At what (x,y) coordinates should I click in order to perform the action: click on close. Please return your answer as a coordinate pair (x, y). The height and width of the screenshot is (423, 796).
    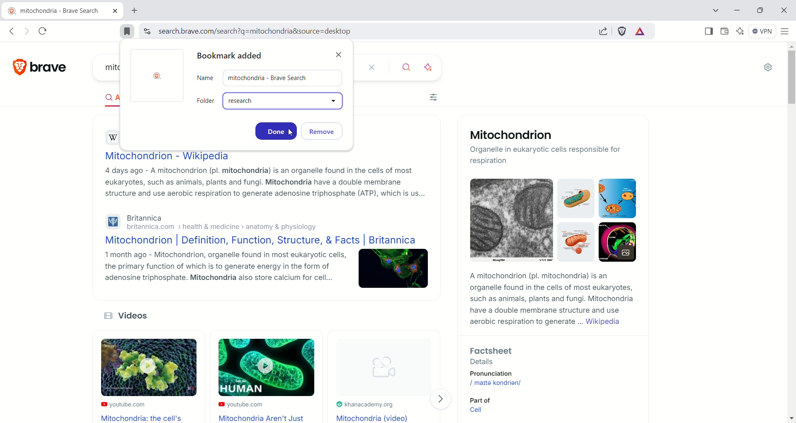
    Looking at the image, I should click on (340, 52).